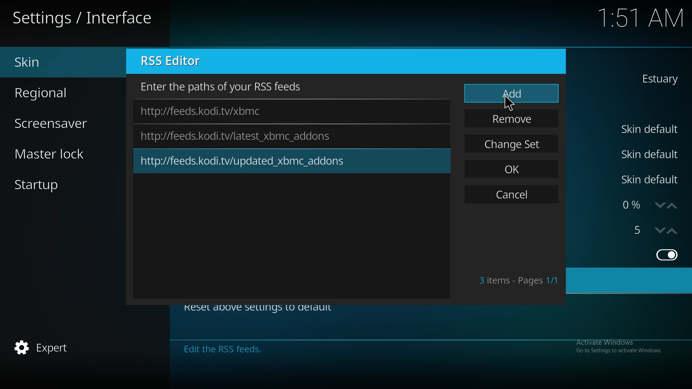 Image resolution: width=692 pixels, height=389 pixels. I want to click on show rss feeds, so click(666, 255).